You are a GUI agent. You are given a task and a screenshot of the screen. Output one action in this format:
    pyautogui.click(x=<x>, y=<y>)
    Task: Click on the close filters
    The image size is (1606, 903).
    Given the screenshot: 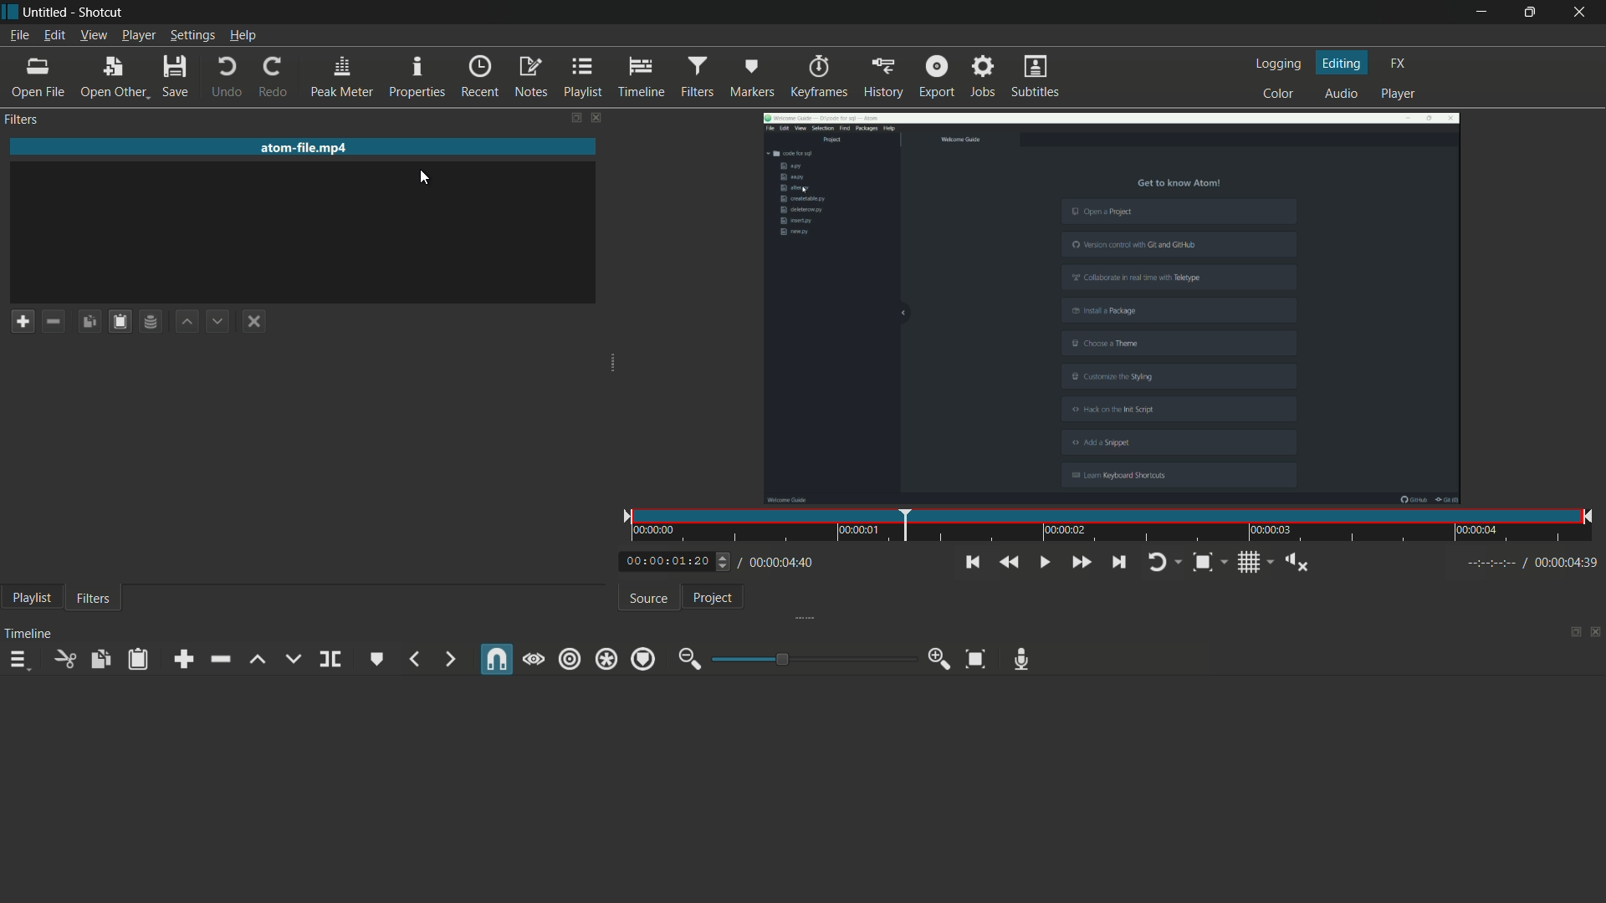 What is the action you would take?
    pyautogui.click(x=599, y=119)
    